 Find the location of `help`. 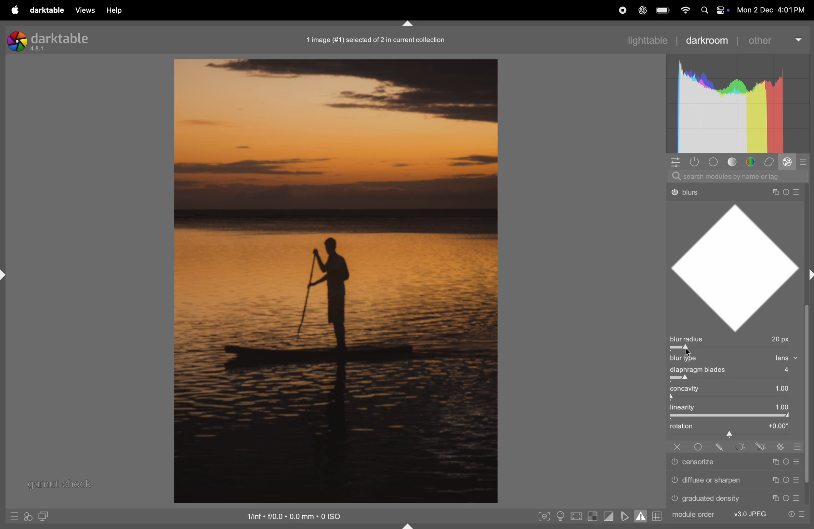

help is located at coordinates (116, 11).